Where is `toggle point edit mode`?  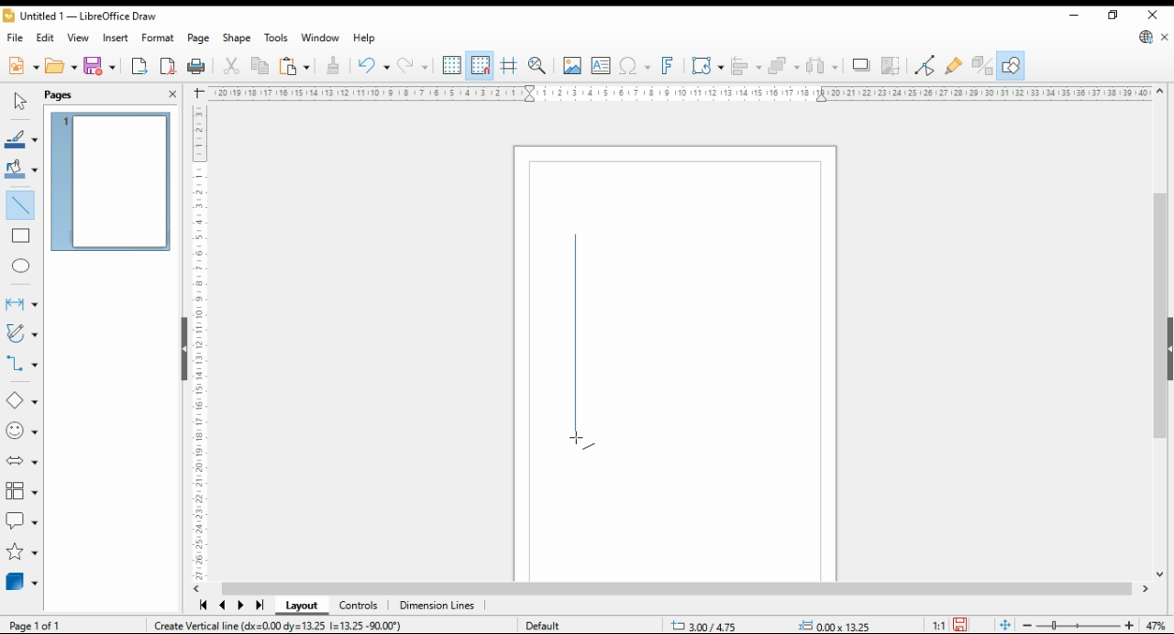 toggle point edit mode is located at coordinates (926, 63).